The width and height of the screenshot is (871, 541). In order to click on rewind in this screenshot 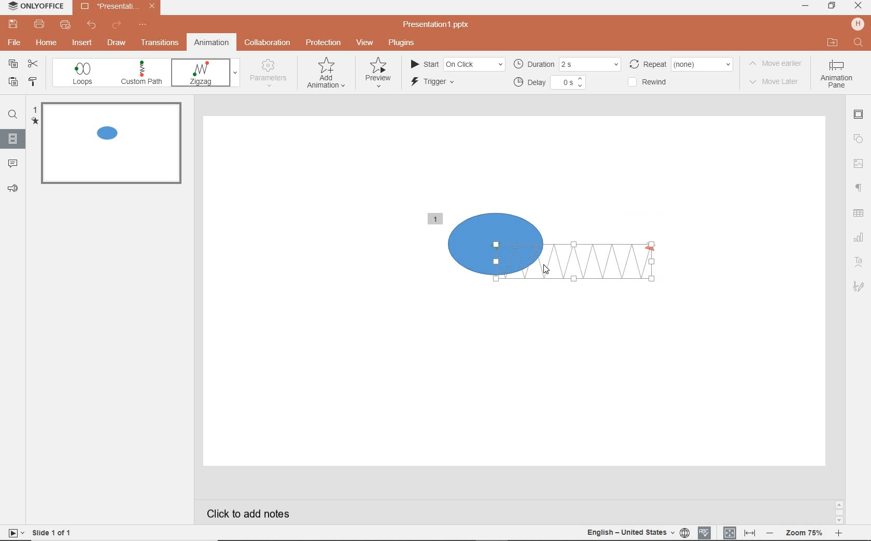, I will do `click(680, 63)`.